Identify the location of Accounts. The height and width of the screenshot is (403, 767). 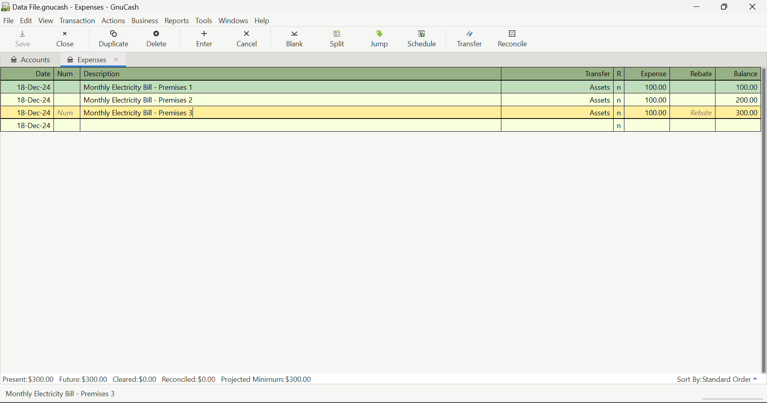
(29, 59).